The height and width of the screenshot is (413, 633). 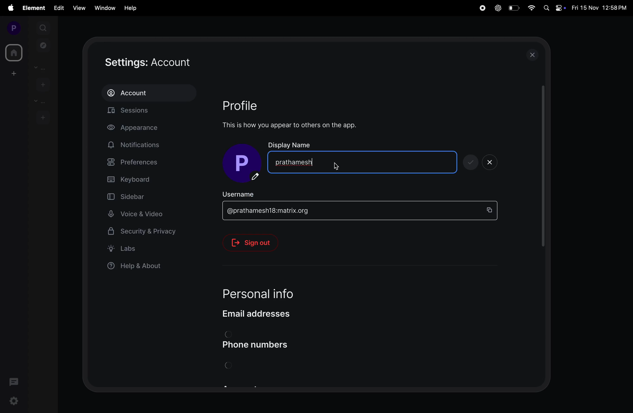 What do you see at coordinates (261, 345) in the screenshot?
I see `phone numbers` at bounding box center [261, 345].